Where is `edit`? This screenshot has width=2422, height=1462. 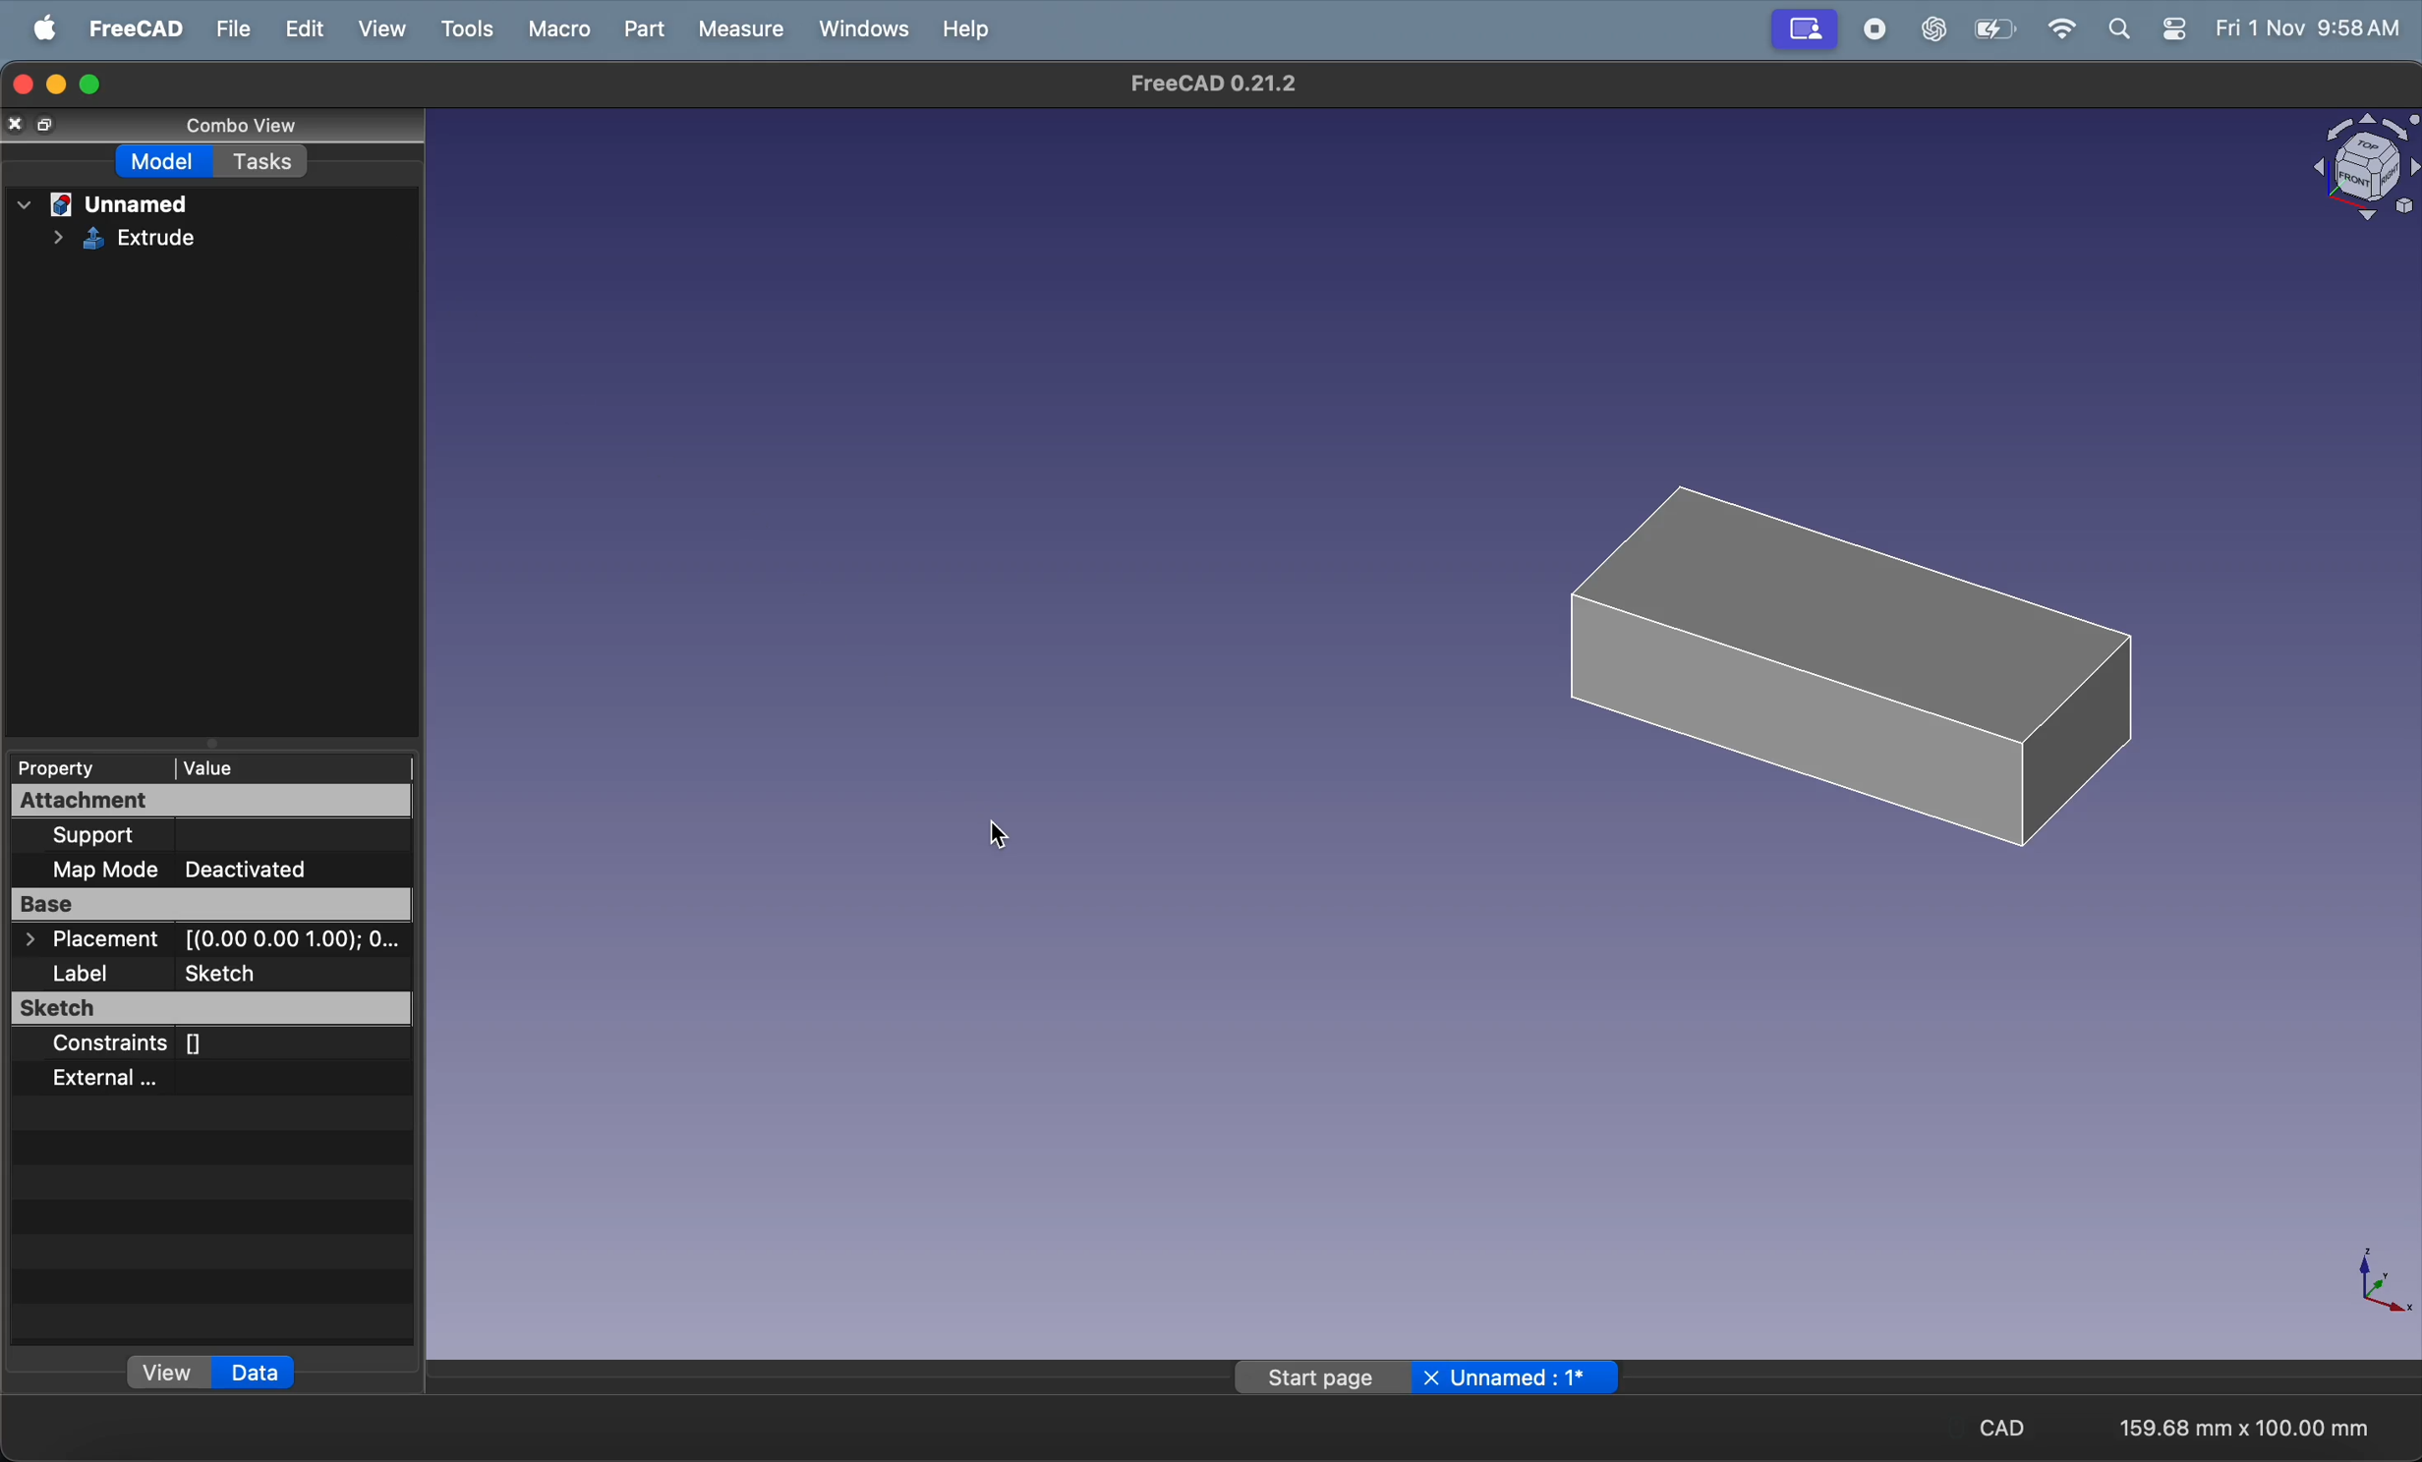
edit is located at coordinates (297, 28).